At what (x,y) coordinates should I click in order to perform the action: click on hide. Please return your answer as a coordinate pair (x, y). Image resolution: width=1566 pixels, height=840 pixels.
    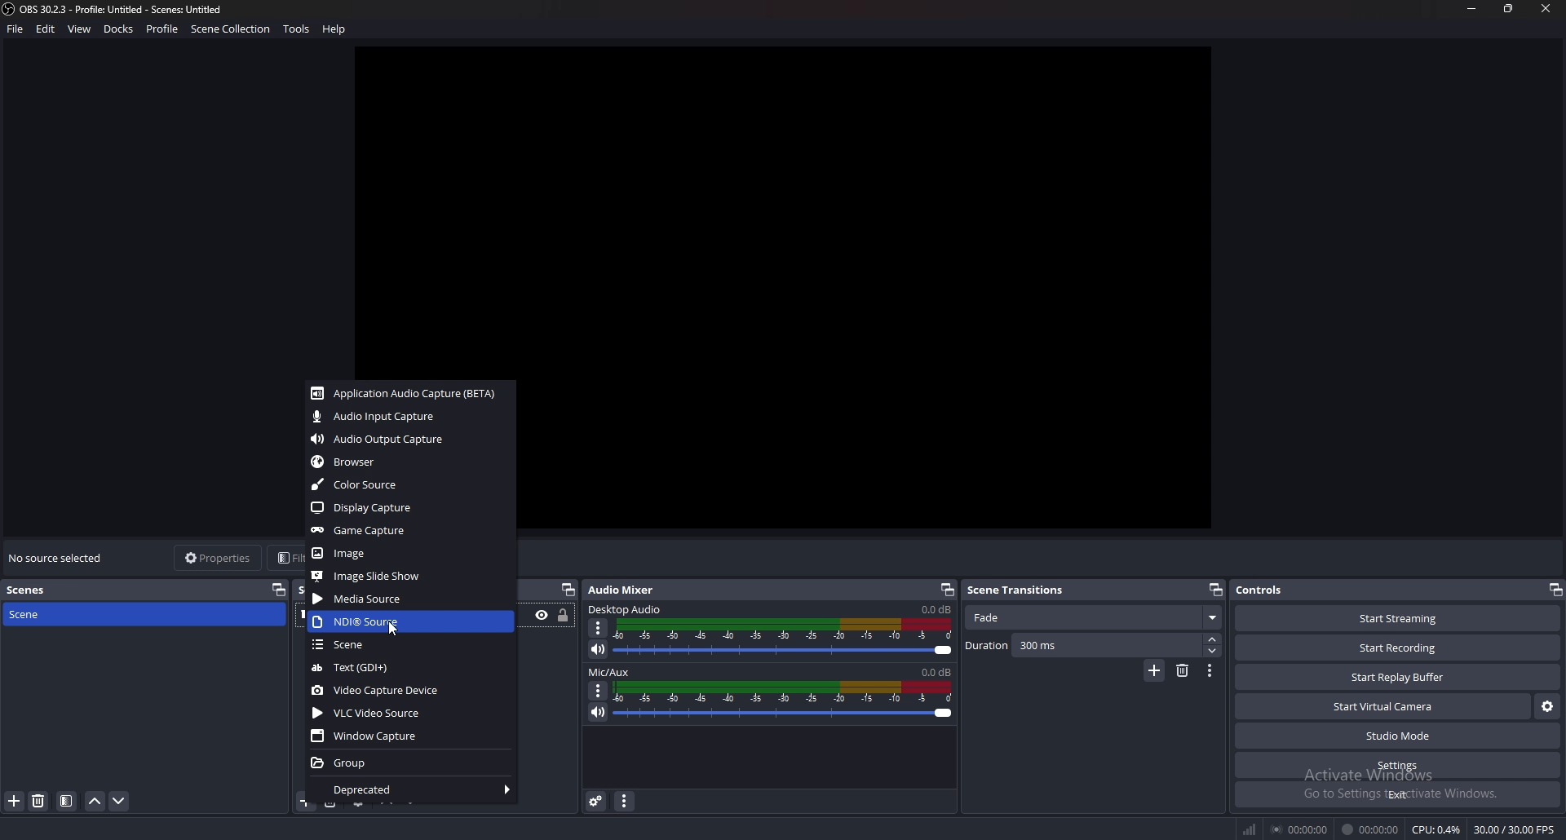
    Looking at the image, I should click on (542, 616).